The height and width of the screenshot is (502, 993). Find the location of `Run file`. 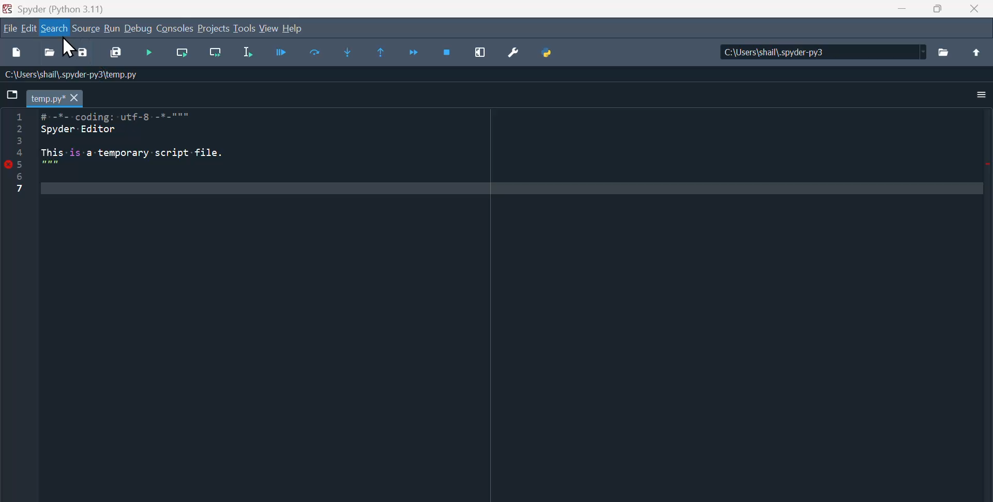

Run file is located at coordinates (280, 54).